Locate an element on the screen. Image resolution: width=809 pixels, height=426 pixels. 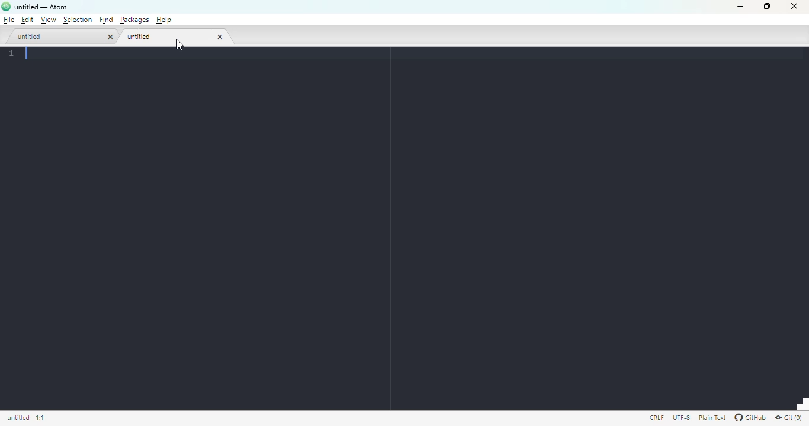
help is located at coordinates (164, 20).